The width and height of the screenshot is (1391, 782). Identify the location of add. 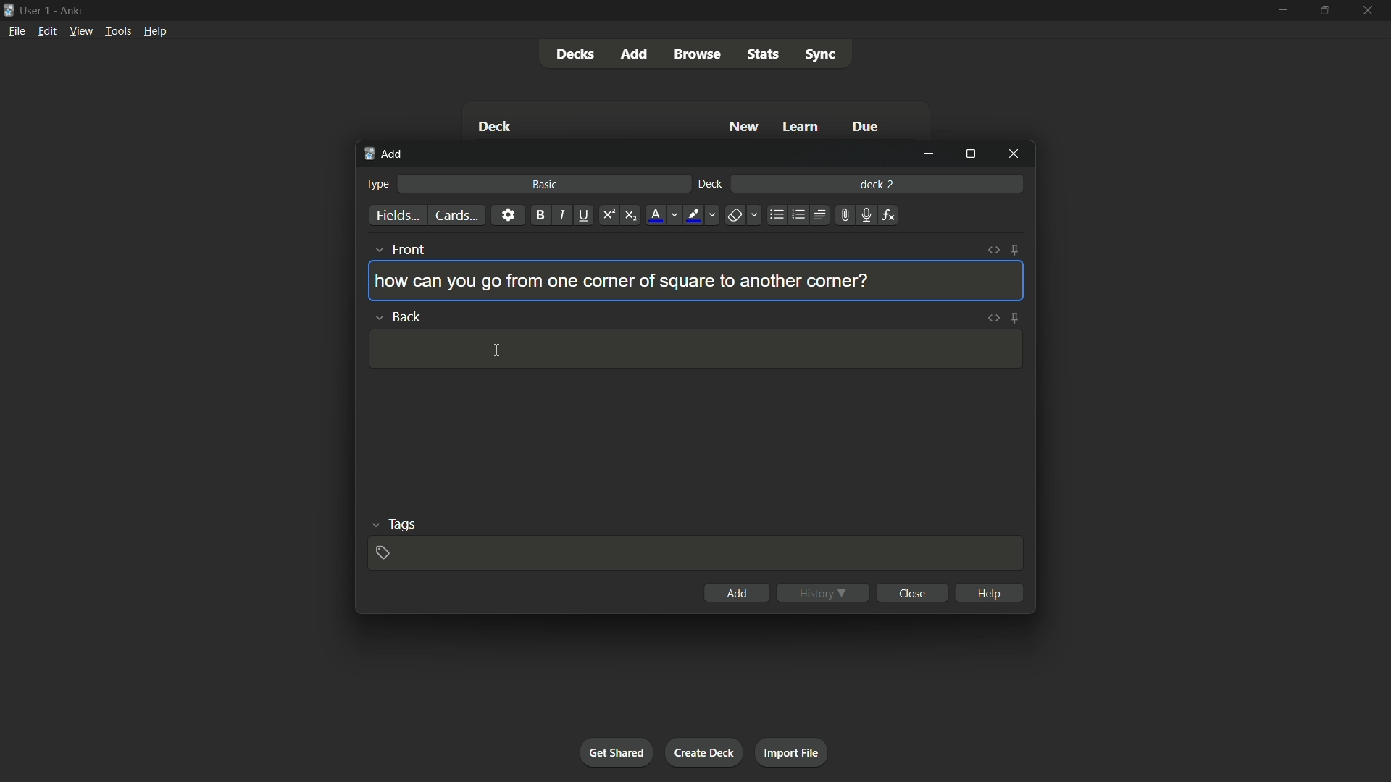
(385, 156).